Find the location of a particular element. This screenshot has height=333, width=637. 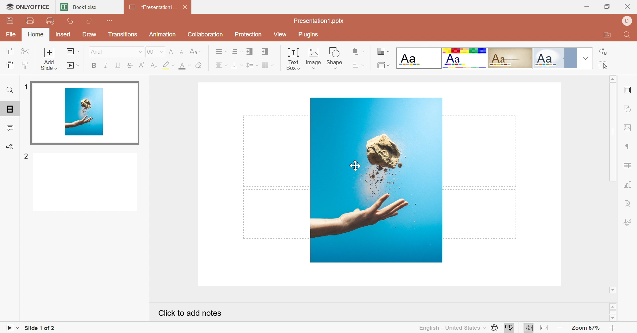

Change case is located at coordinates (196, 50).